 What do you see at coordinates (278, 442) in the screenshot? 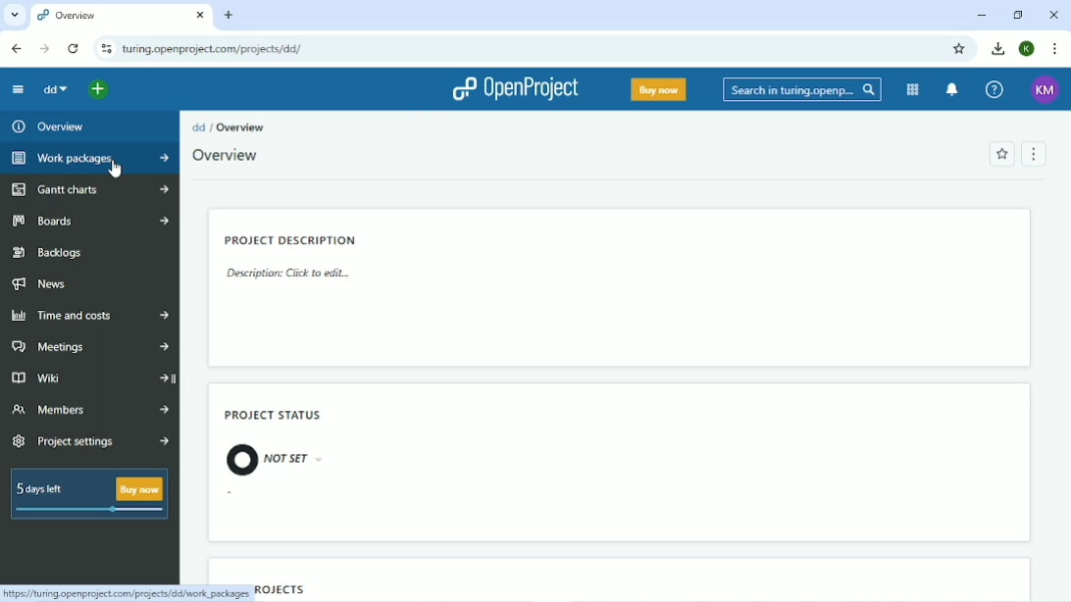
I see `Project status` at bounding box center [278, 442].